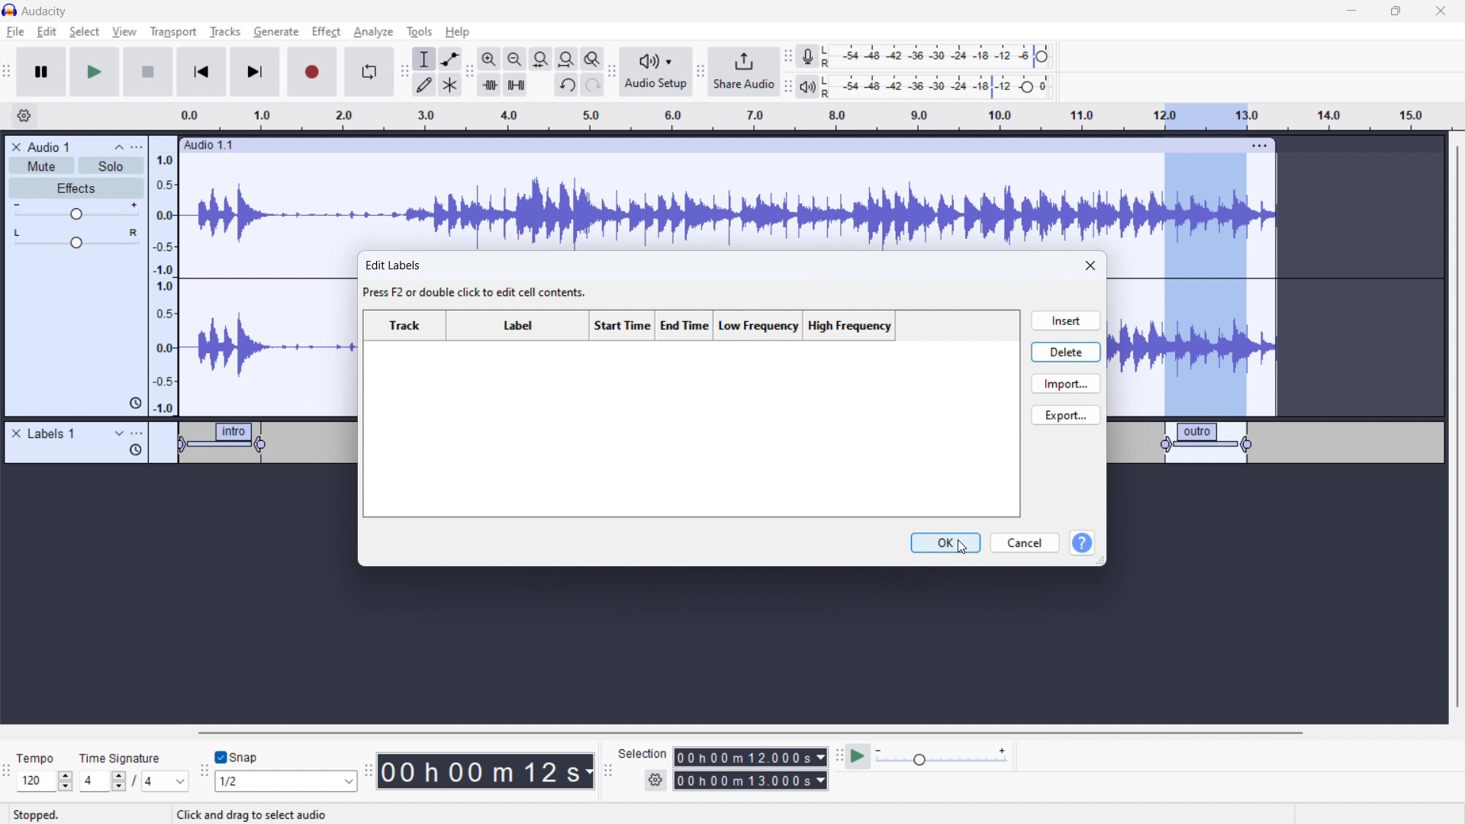  What do you see at coordinates (478, 280) in the screenshot?
I see `edit labels` at bounding box center [478, 280].